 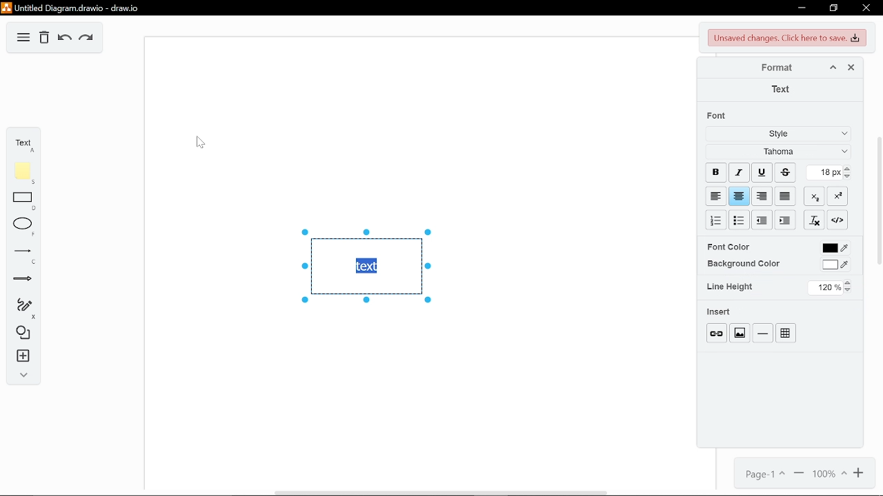 I want to click on page, so click(x=762, y=473).